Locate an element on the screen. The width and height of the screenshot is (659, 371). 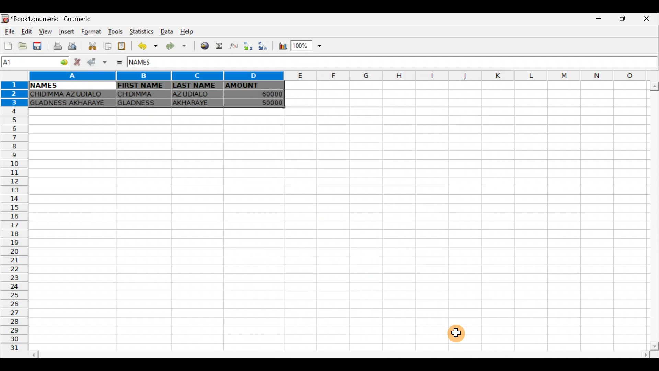
Sum into the current cell is located at coordinates (220, 46).